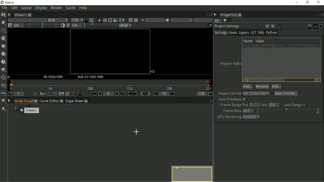 The height and width of the screenshot is (182, 324). Describe the element at coordinates (238, 117) in the screenshot. I see `GPU Rendering` at that location.